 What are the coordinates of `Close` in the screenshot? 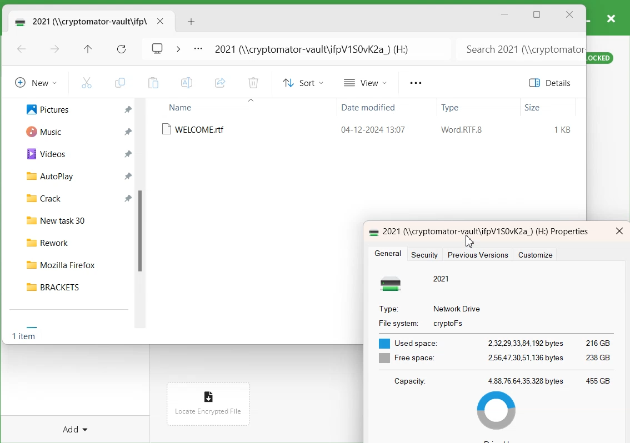 It's located at (569, 15).